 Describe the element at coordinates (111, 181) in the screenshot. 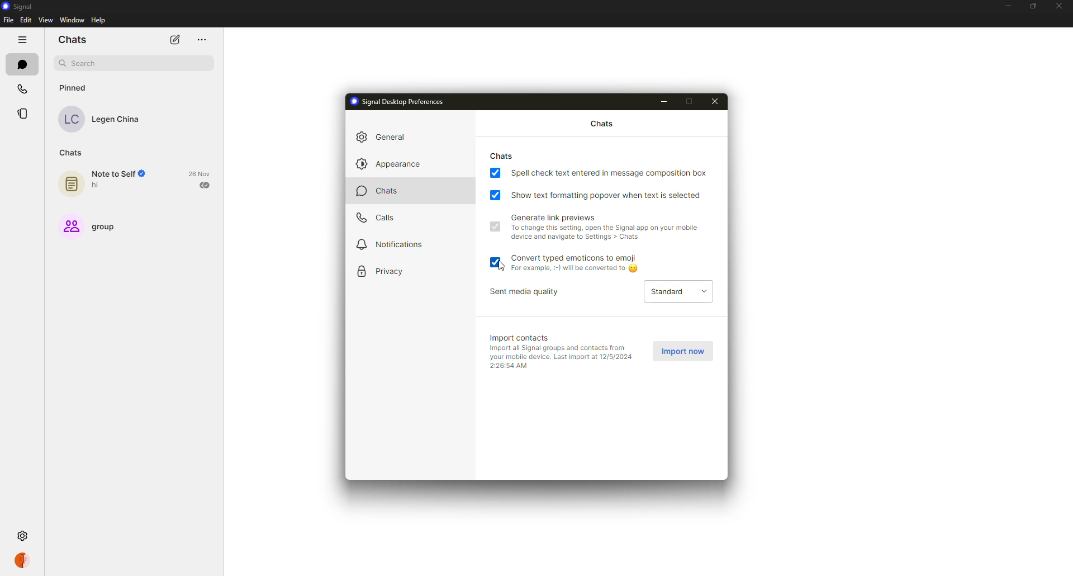

I see `note to self` at that location.